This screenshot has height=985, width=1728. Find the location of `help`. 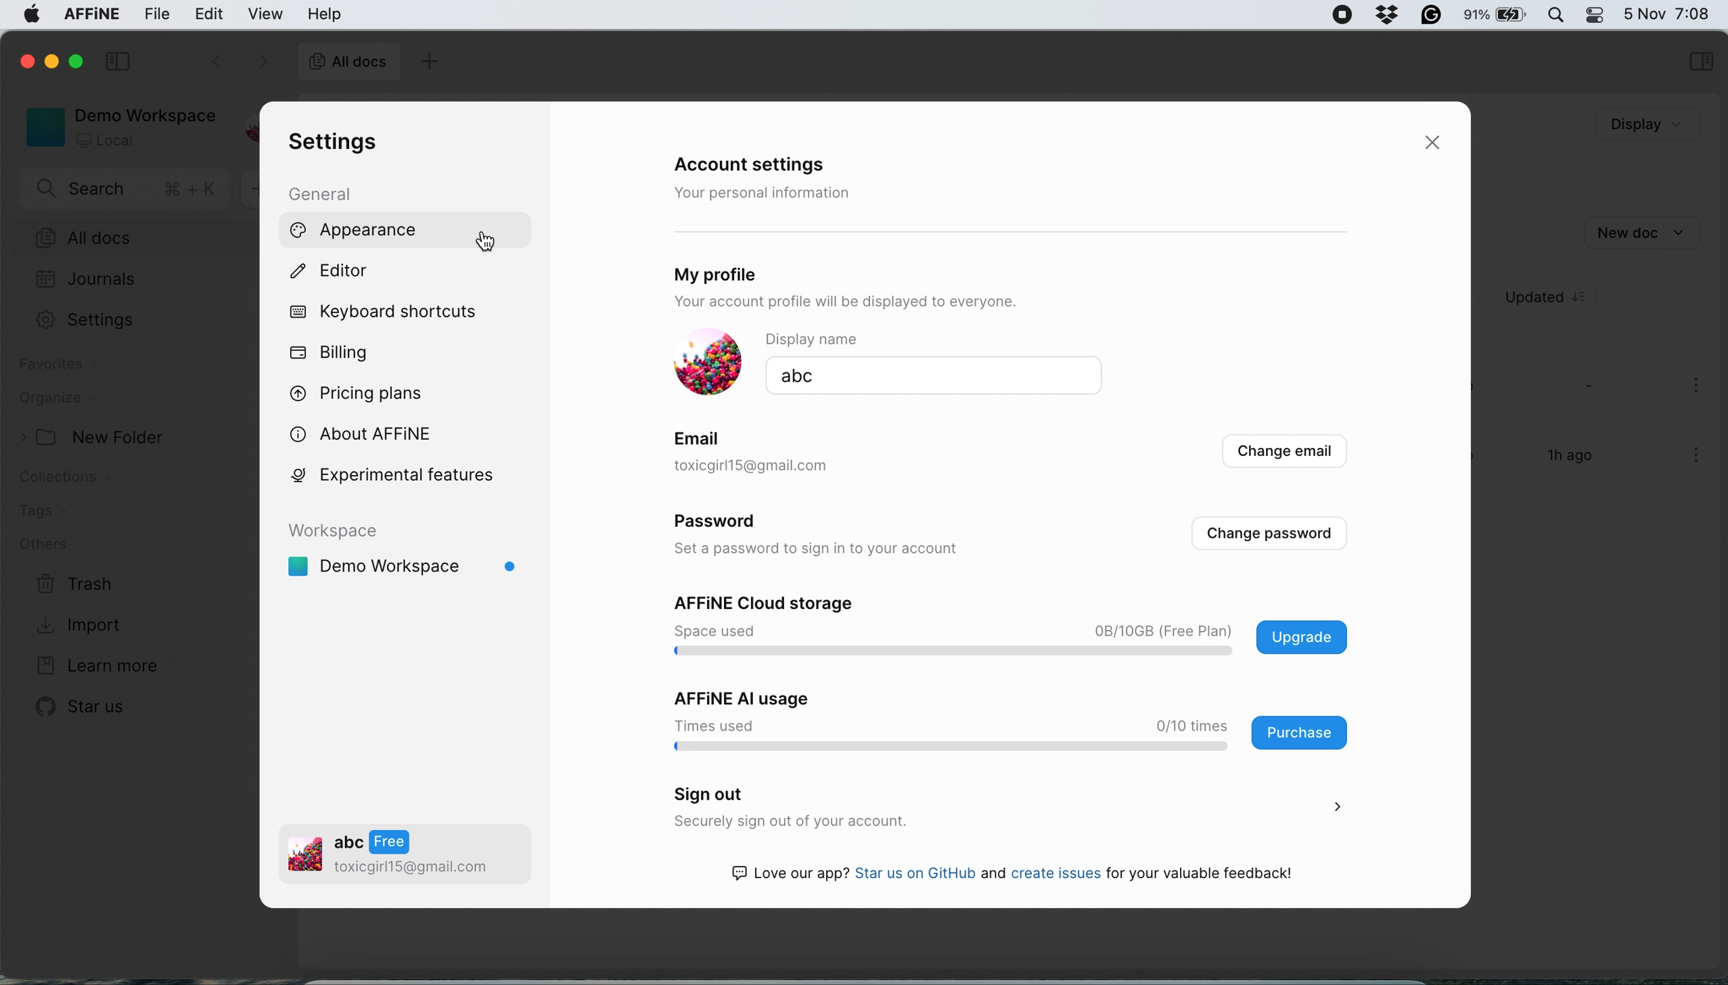

help is located at coordinates (324, 14).